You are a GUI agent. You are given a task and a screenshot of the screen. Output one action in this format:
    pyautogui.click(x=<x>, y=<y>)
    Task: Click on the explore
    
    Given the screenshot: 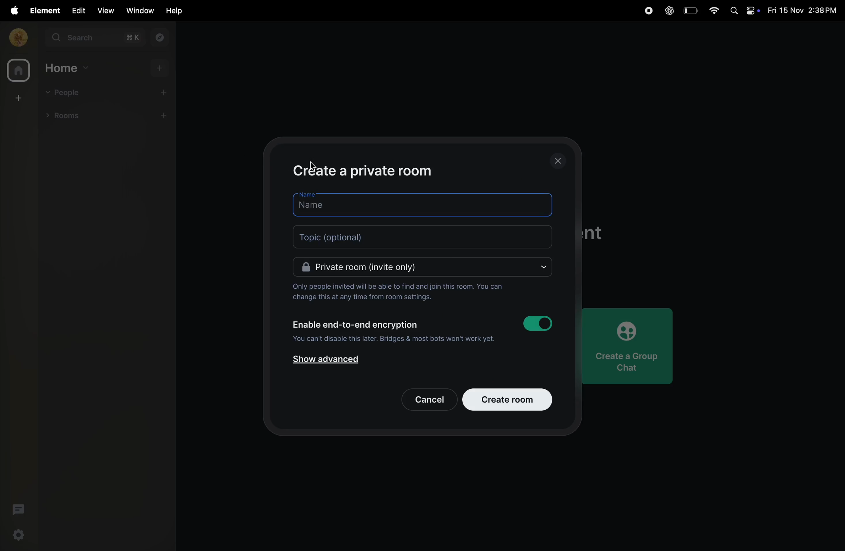 What is the action you would take?
    pyautogui.click(x=158, y=38)
    